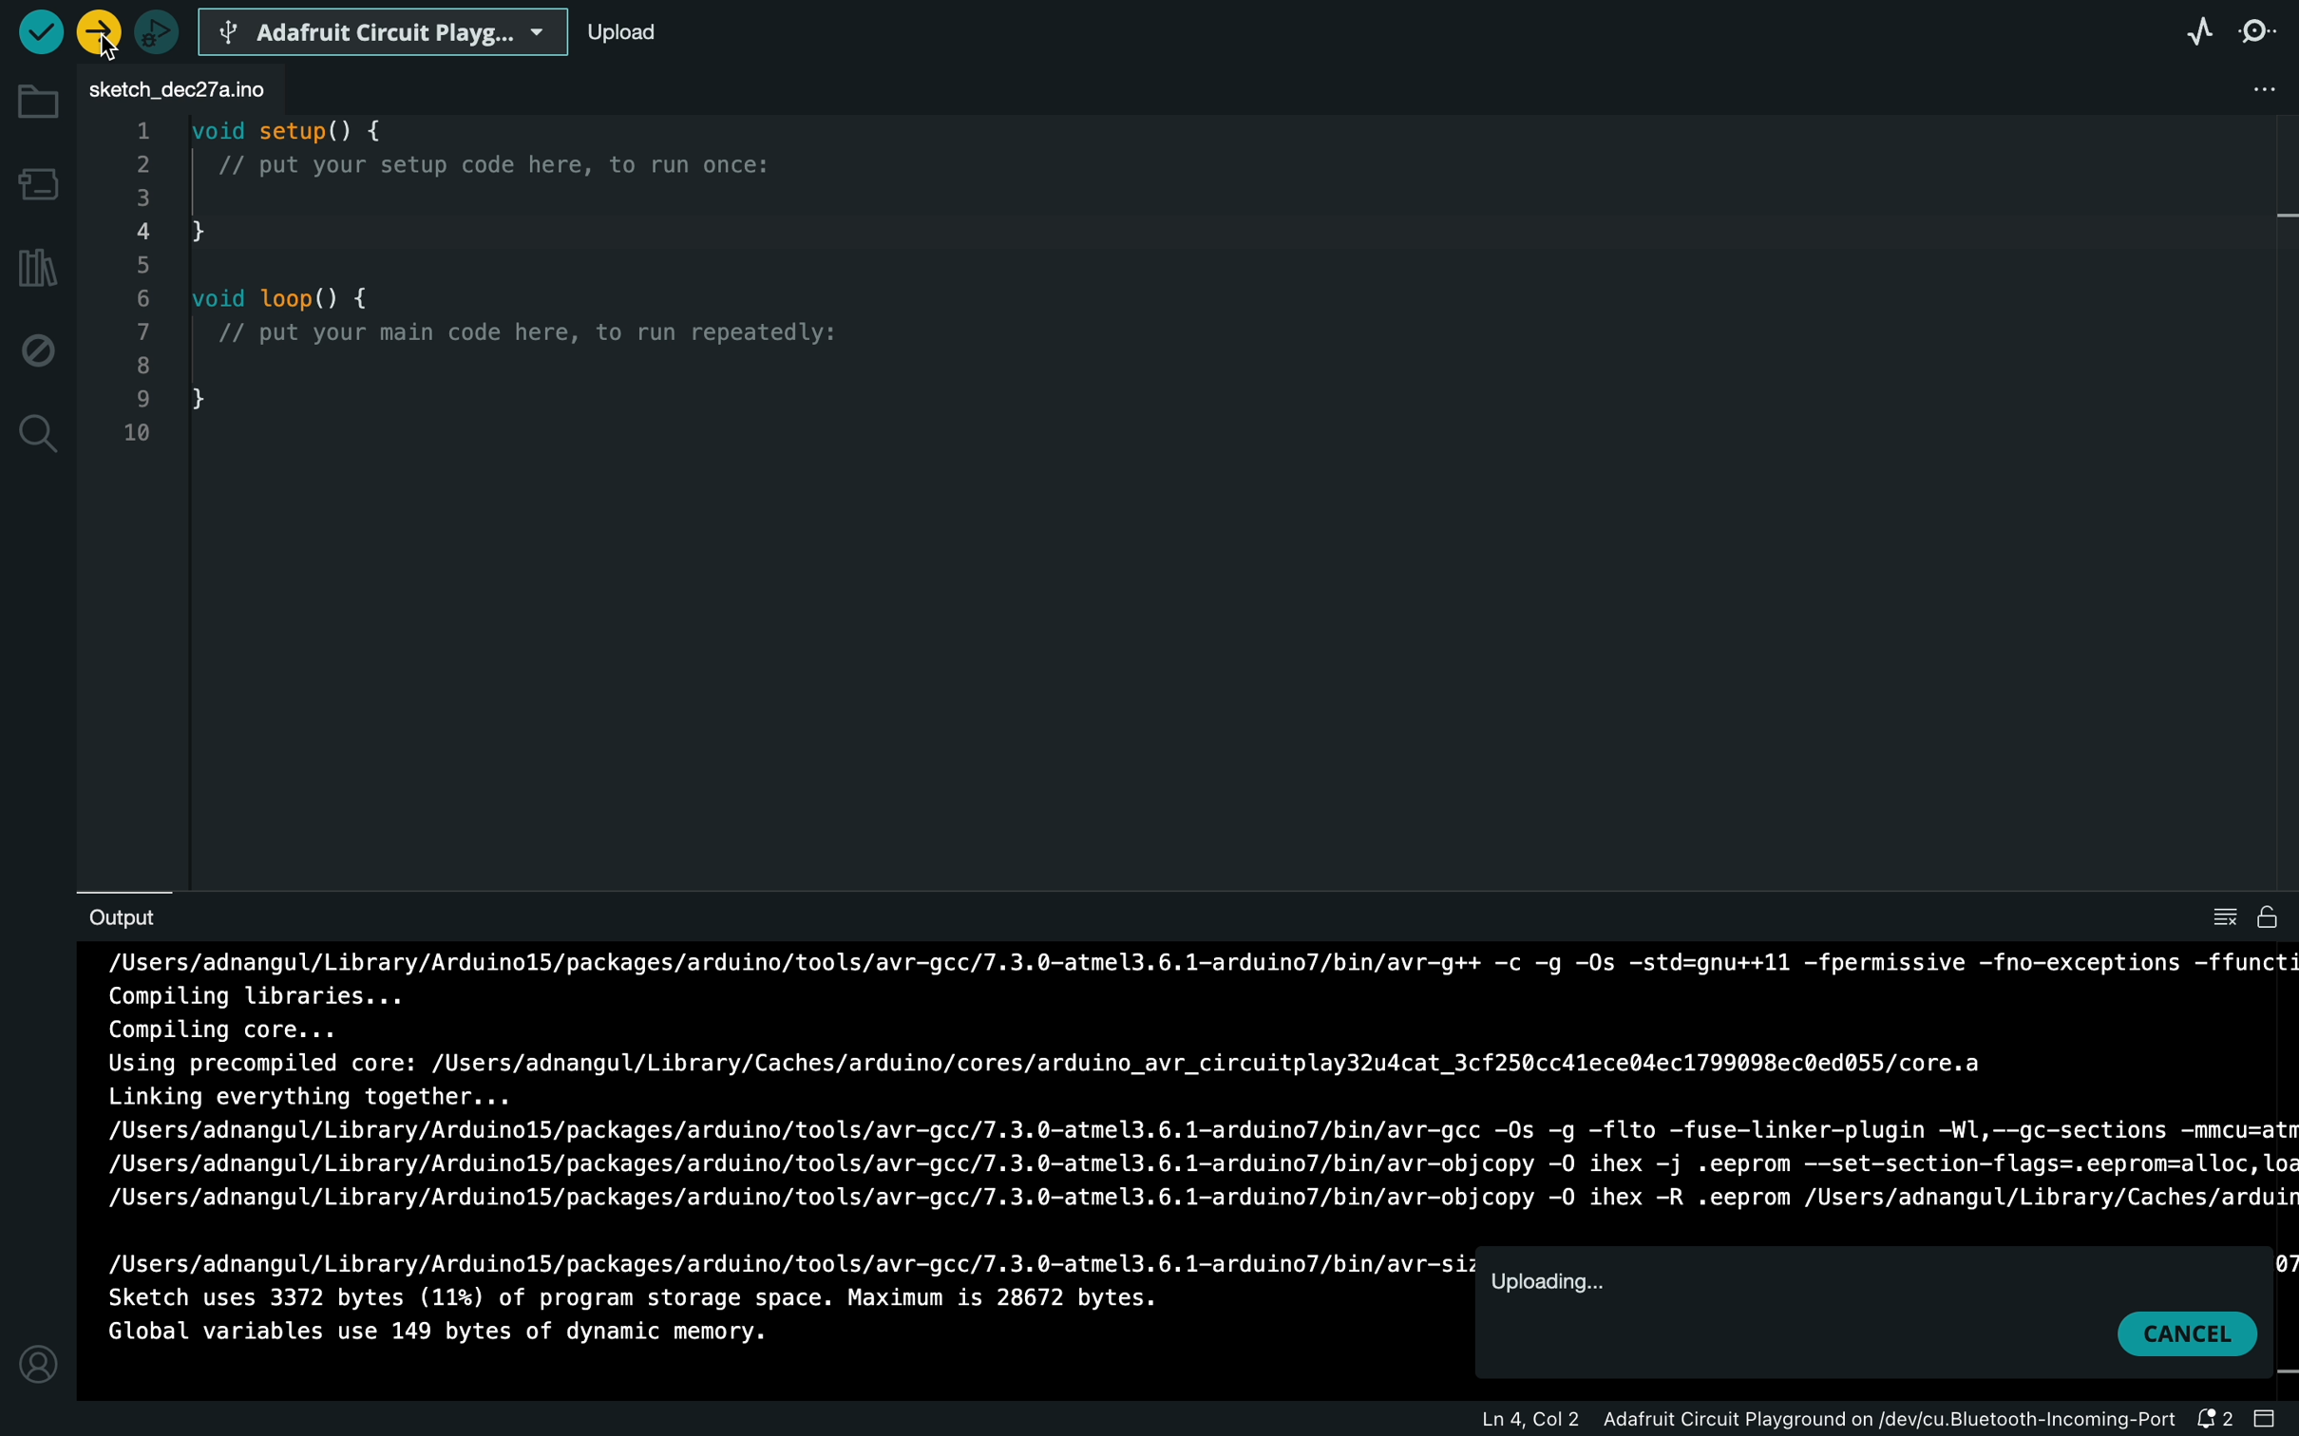 This screenshot has height=1436, width=2299. What do you see at coordinates (2269, 92) in the screenshot?
I see `file setting` at bounding box center [2269, 92].